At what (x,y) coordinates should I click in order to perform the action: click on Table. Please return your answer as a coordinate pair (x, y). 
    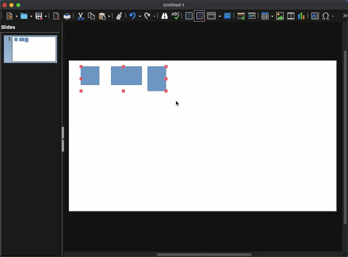
    Looking at the image, I should click on (267, 16).